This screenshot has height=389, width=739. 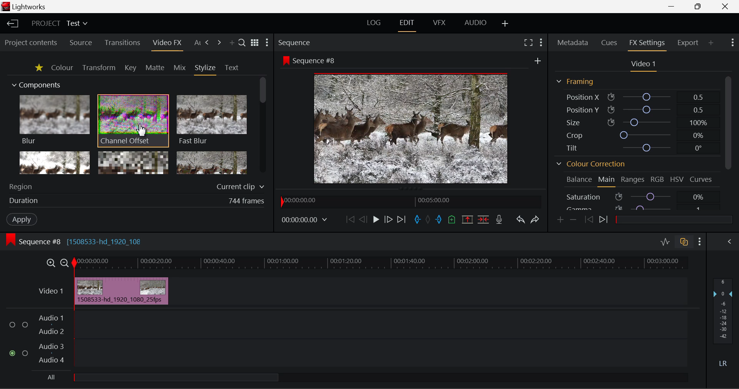 I want to click on Next Tab, so click(x=208, y=43).